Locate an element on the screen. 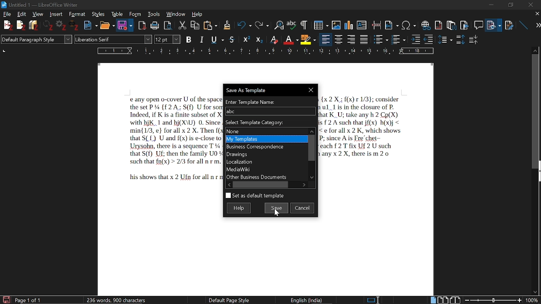 This screenshot has height=304, width=541. Help is located at coordinates (240, 208).